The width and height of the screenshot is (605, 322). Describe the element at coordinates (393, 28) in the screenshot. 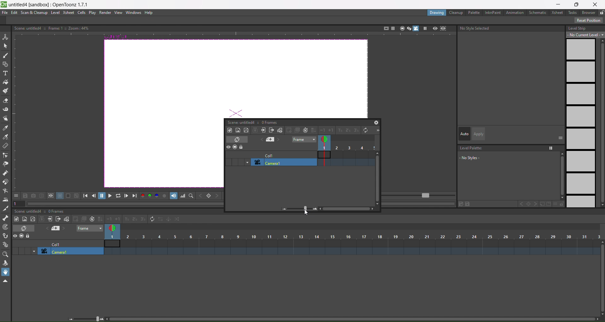

I see `field guide` at that location.